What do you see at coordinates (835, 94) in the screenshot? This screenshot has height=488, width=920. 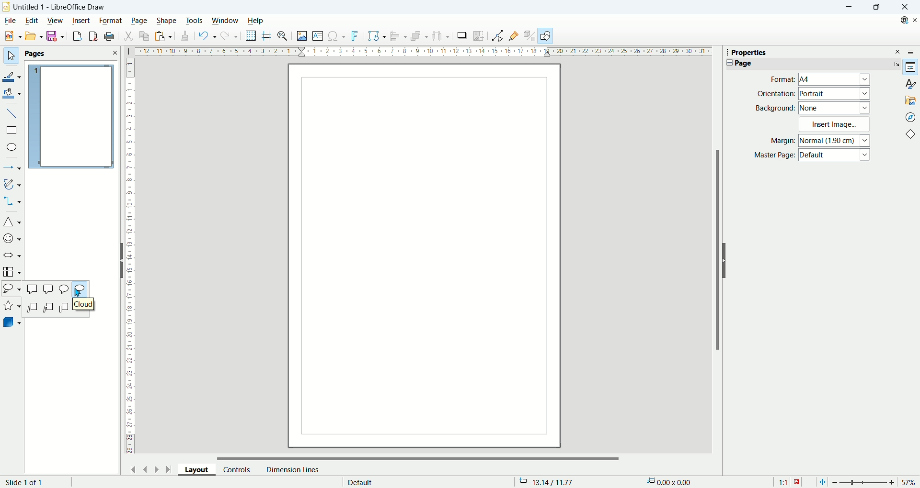 I see `Portrait` at bounding box center [835, 94].